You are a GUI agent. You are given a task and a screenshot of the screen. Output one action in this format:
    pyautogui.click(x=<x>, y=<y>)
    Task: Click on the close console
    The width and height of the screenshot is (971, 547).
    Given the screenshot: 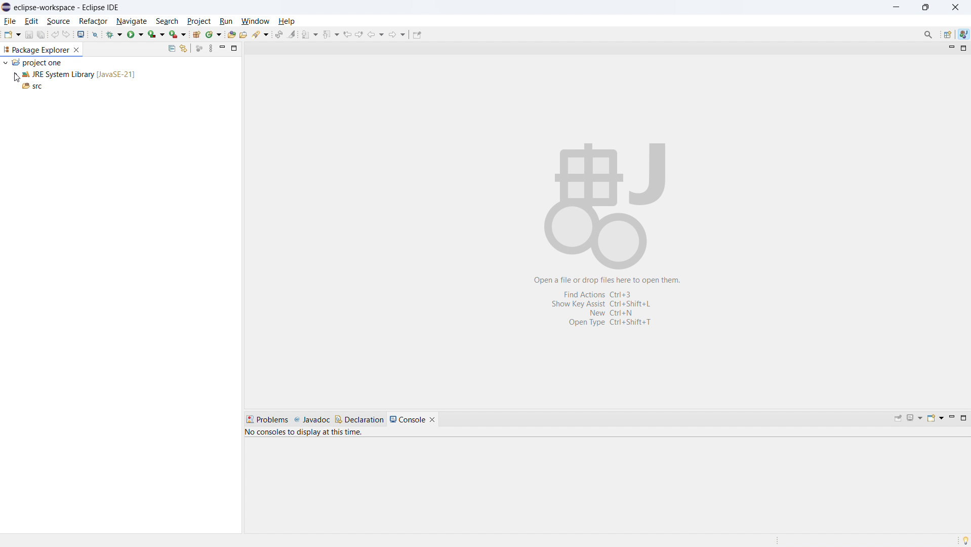 What is the action you would take?
    pyautogui.click(x=437, y=416)
    